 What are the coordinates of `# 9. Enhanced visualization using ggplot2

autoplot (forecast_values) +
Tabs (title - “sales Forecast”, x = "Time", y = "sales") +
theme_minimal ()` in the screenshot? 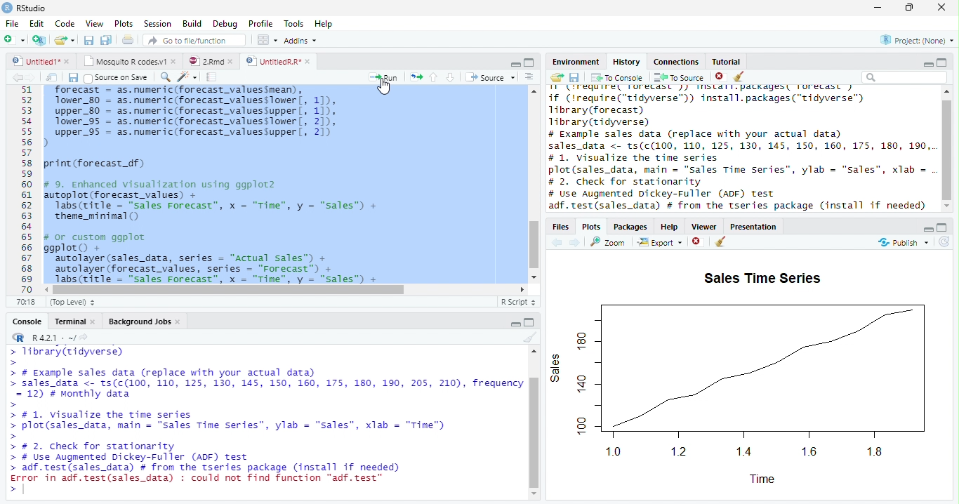 It's located at (216, 201).